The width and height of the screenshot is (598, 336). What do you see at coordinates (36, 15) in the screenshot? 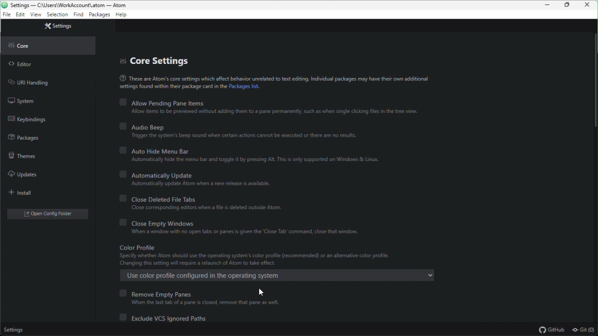
I see `view` at bounding box center [36, 15].